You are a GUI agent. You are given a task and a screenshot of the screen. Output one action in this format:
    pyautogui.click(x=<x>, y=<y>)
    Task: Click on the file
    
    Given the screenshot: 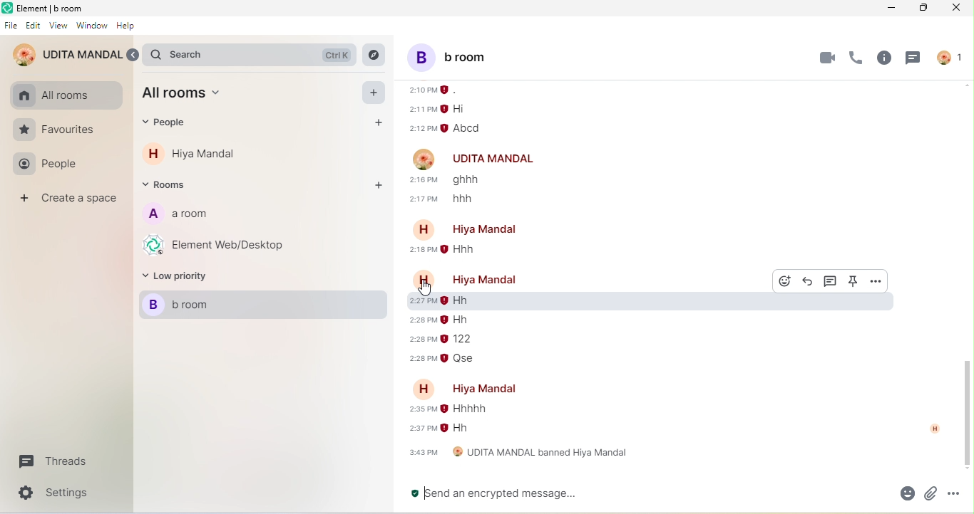 What is the action you would take?
    pyautogui.click(x=11, y=26)
    